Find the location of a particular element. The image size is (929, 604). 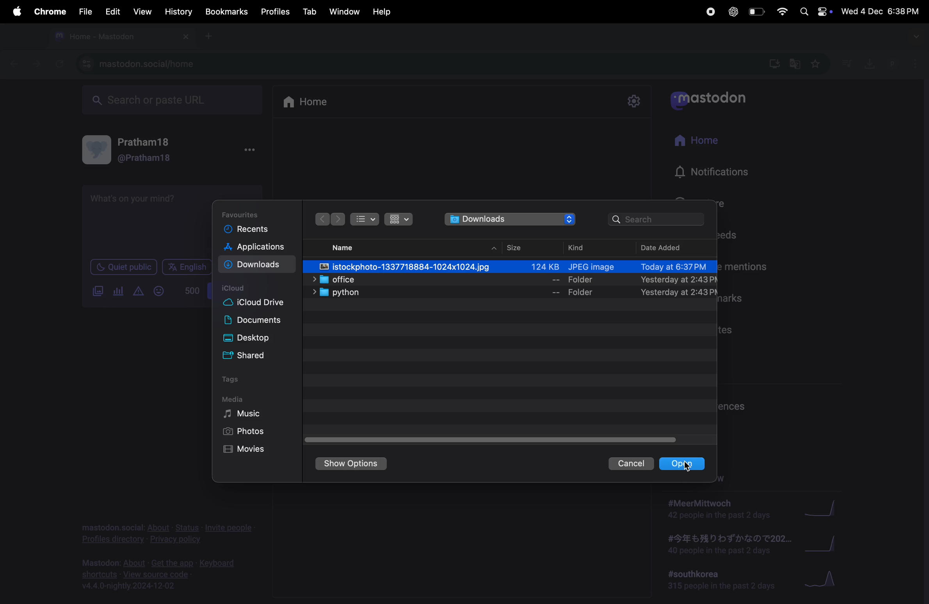

settings is located at coordinates (632, 101).